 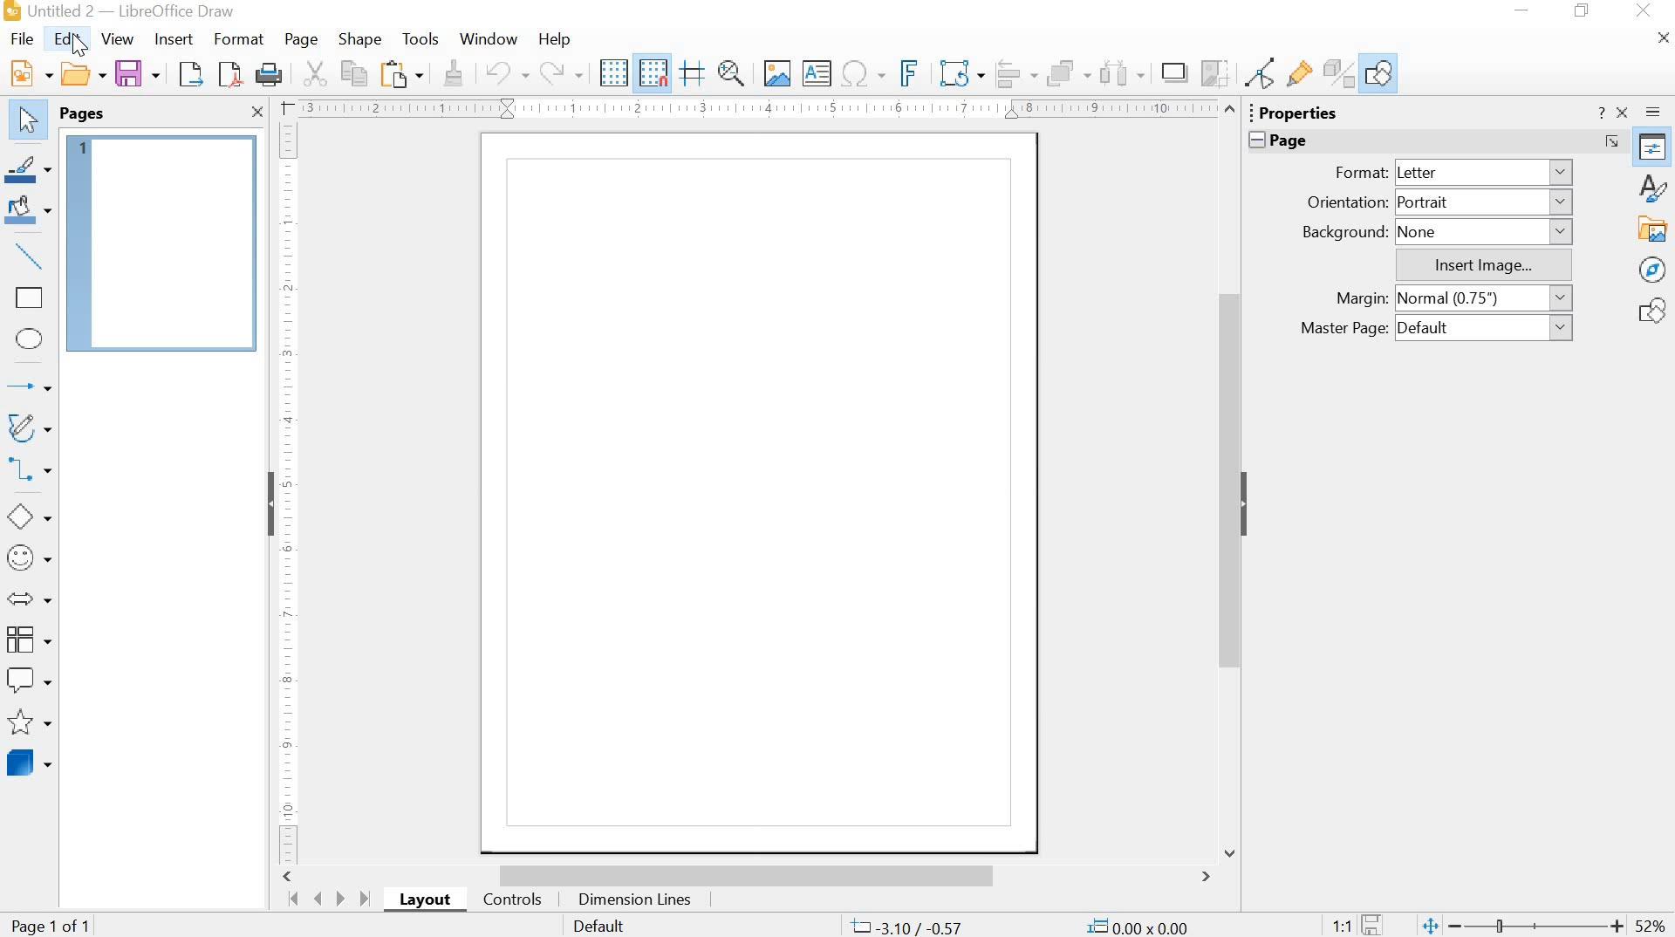 I want to click on Copy, so click(x=354, y=73).